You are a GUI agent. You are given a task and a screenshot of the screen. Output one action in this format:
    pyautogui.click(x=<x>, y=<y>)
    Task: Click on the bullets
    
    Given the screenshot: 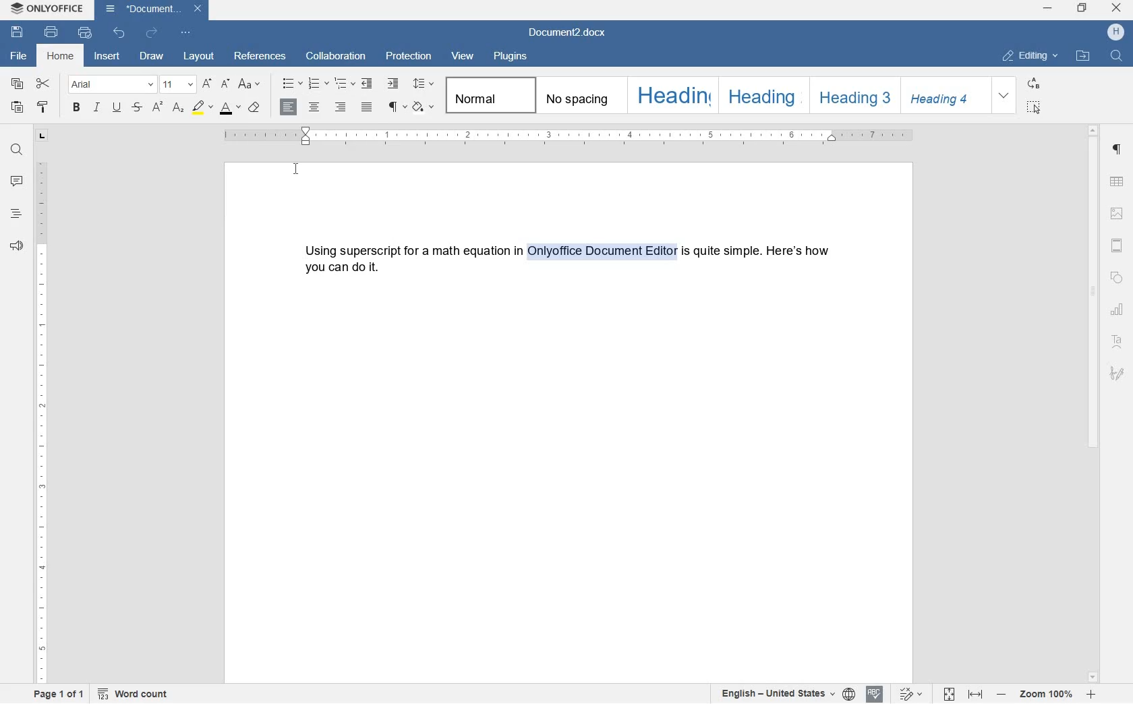 What is the action you would take?
    pyautogui.click(x=292, y=83)
    